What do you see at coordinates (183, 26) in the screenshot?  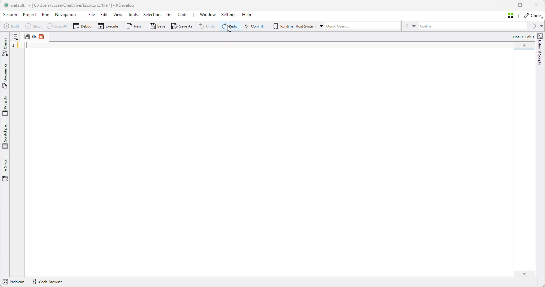 I see `Save as` at bounding box center [183, 26].